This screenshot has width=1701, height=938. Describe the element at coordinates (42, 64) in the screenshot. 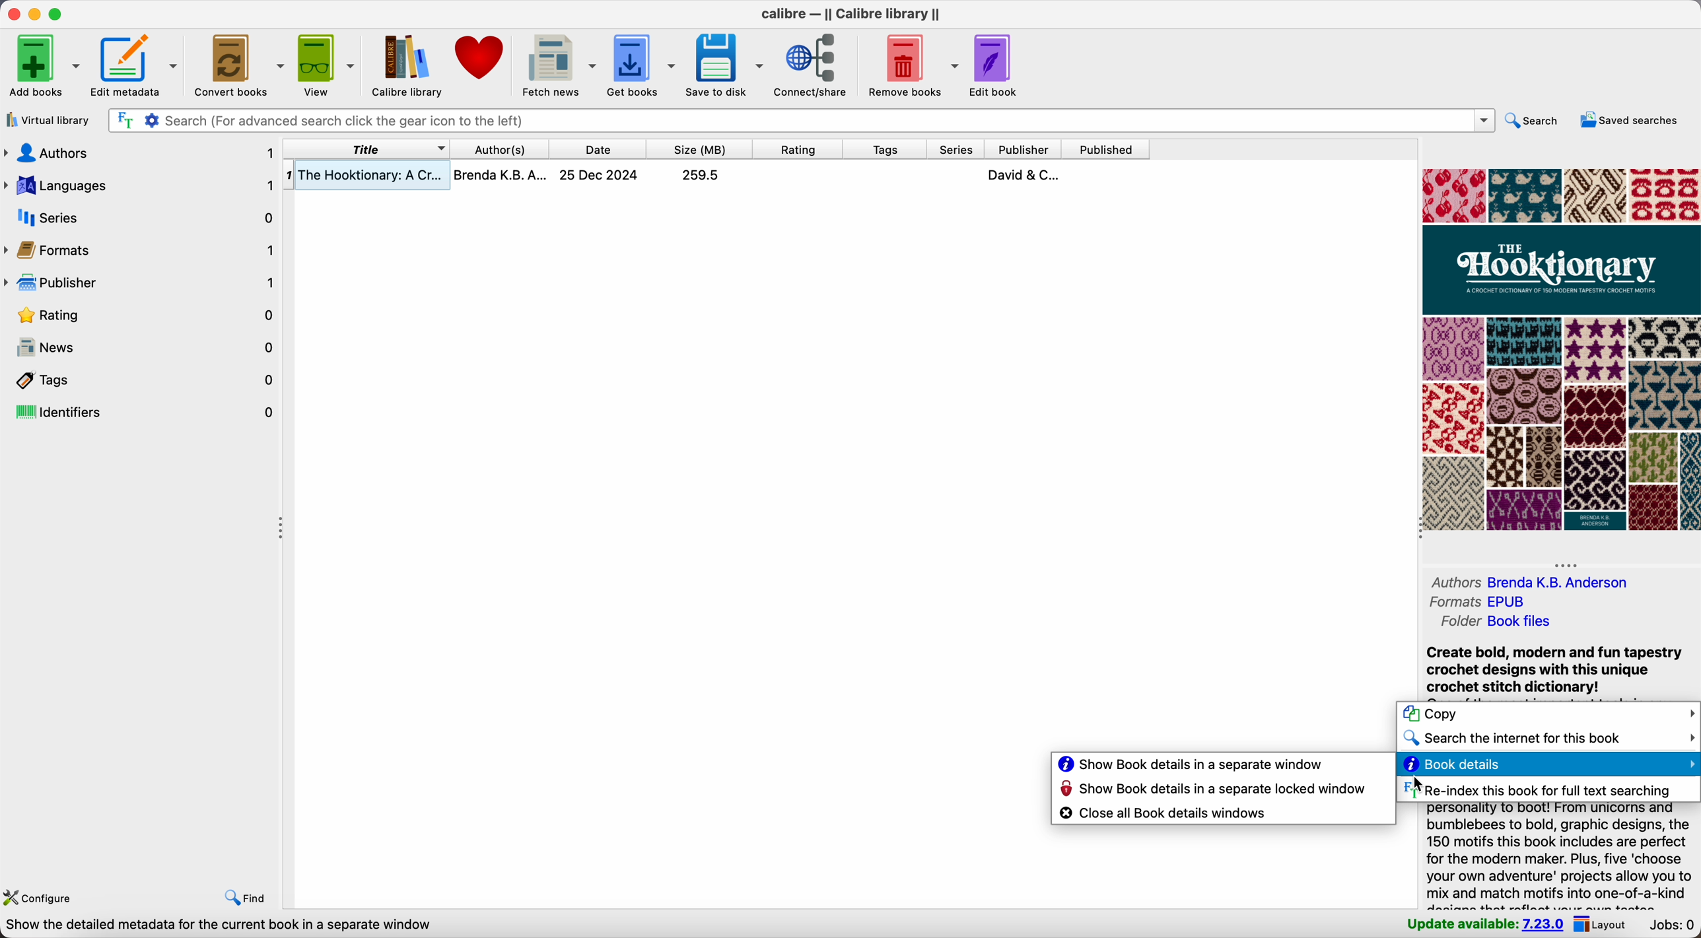

I see `add books` at that location.